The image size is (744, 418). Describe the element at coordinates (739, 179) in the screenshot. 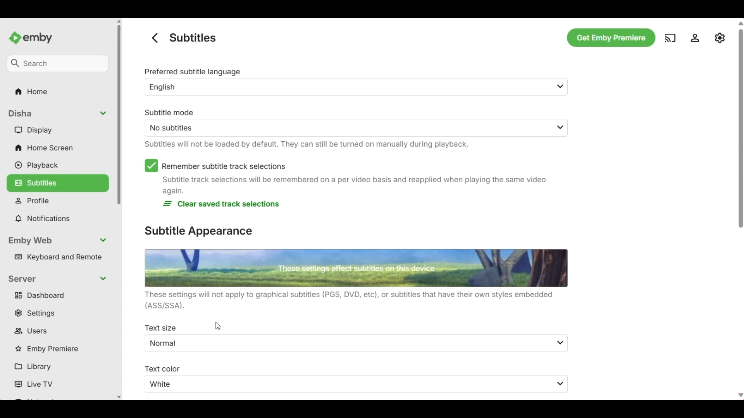

I see `` at that location.